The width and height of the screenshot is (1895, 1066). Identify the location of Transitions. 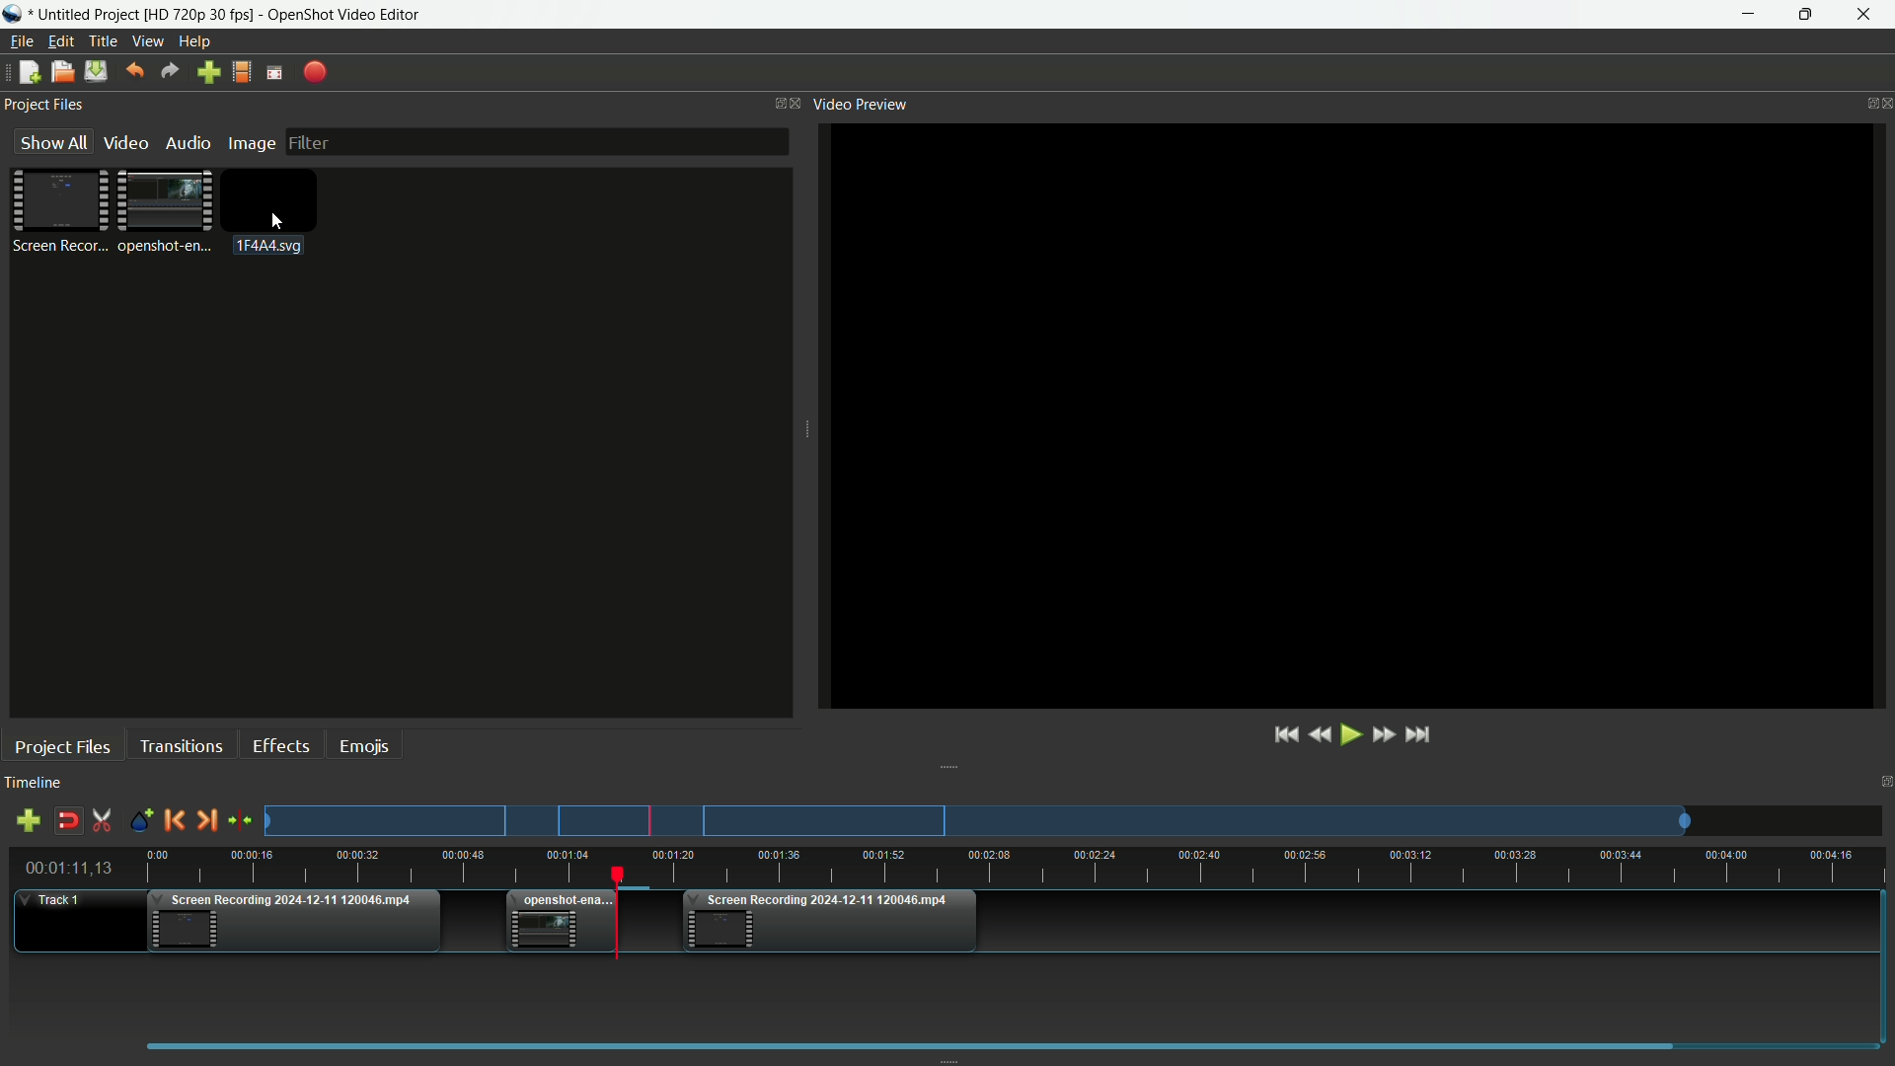
(181, 746).